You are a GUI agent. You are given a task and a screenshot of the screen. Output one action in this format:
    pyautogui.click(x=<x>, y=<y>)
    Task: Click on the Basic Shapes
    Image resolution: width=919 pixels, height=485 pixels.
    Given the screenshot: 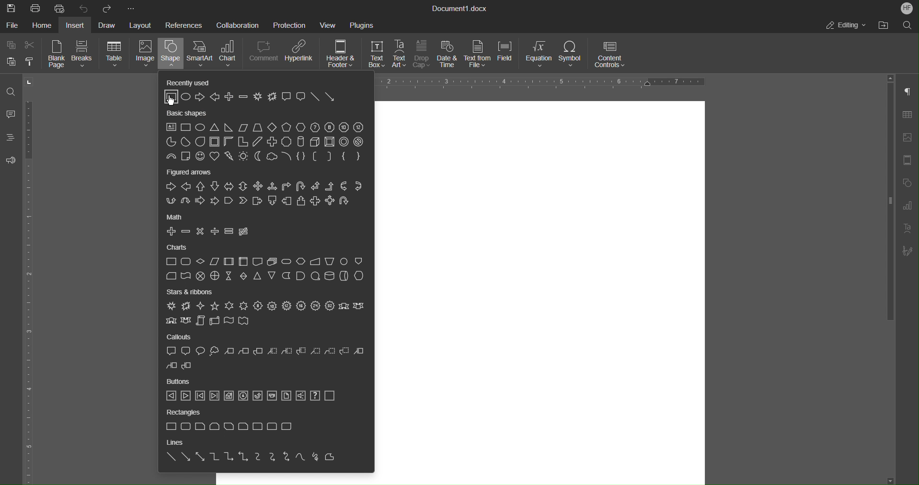 What is the action you would take?
    pyautogui.click(x=189, y=115)
    